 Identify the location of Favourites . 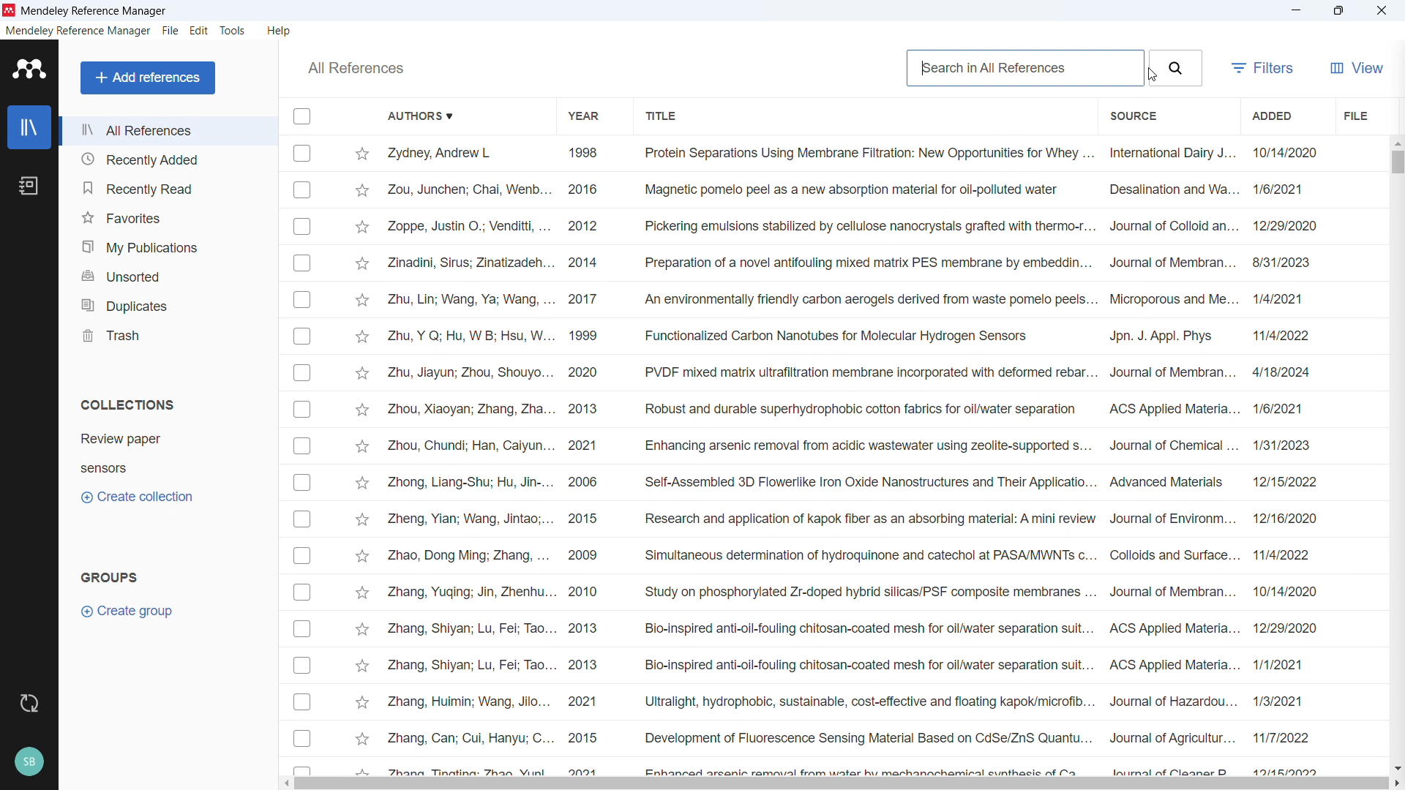
(168, 216).